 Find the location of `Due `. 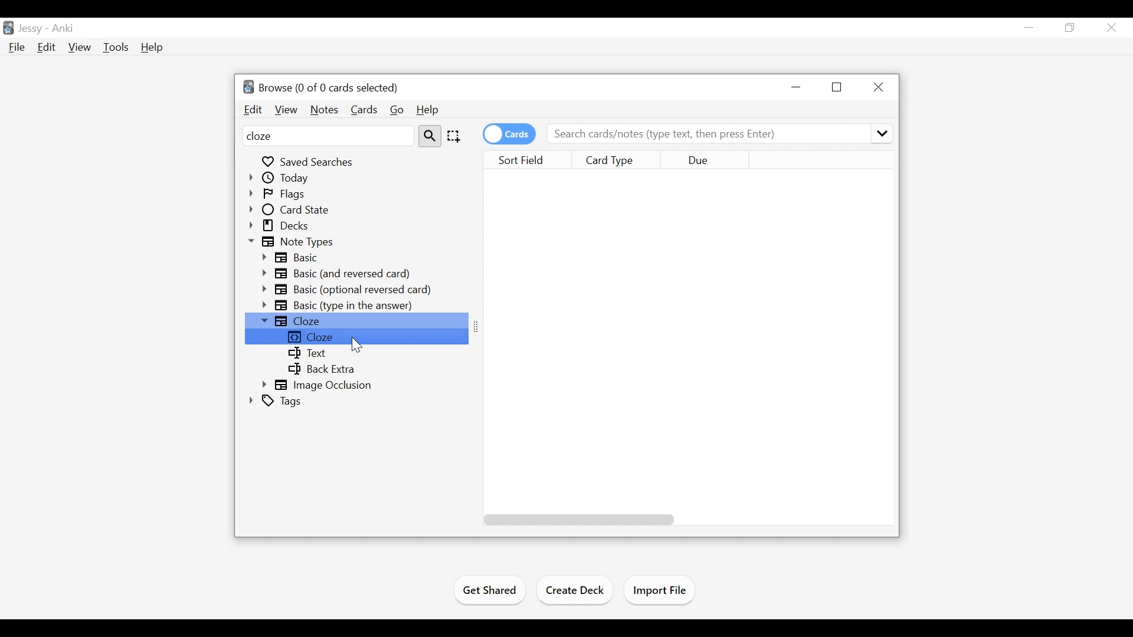

Due  is located at coordinates (703, 160).